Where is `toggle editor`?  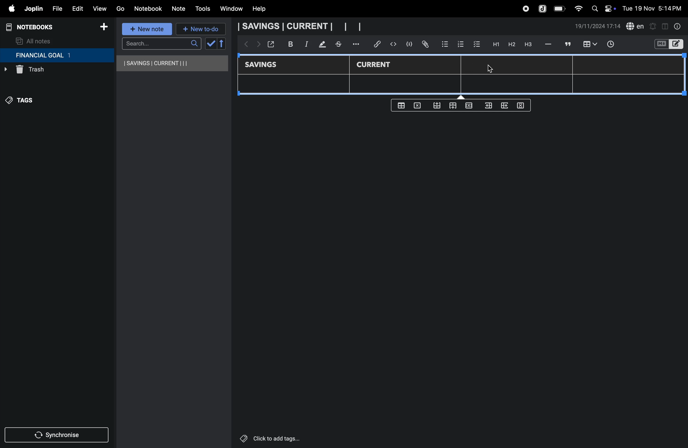 toggle editor is located at coordinates (665, 26).